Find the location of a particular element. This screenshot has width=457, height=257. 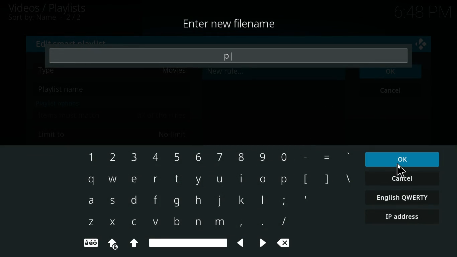

type  is located at coordinates (113, 74).